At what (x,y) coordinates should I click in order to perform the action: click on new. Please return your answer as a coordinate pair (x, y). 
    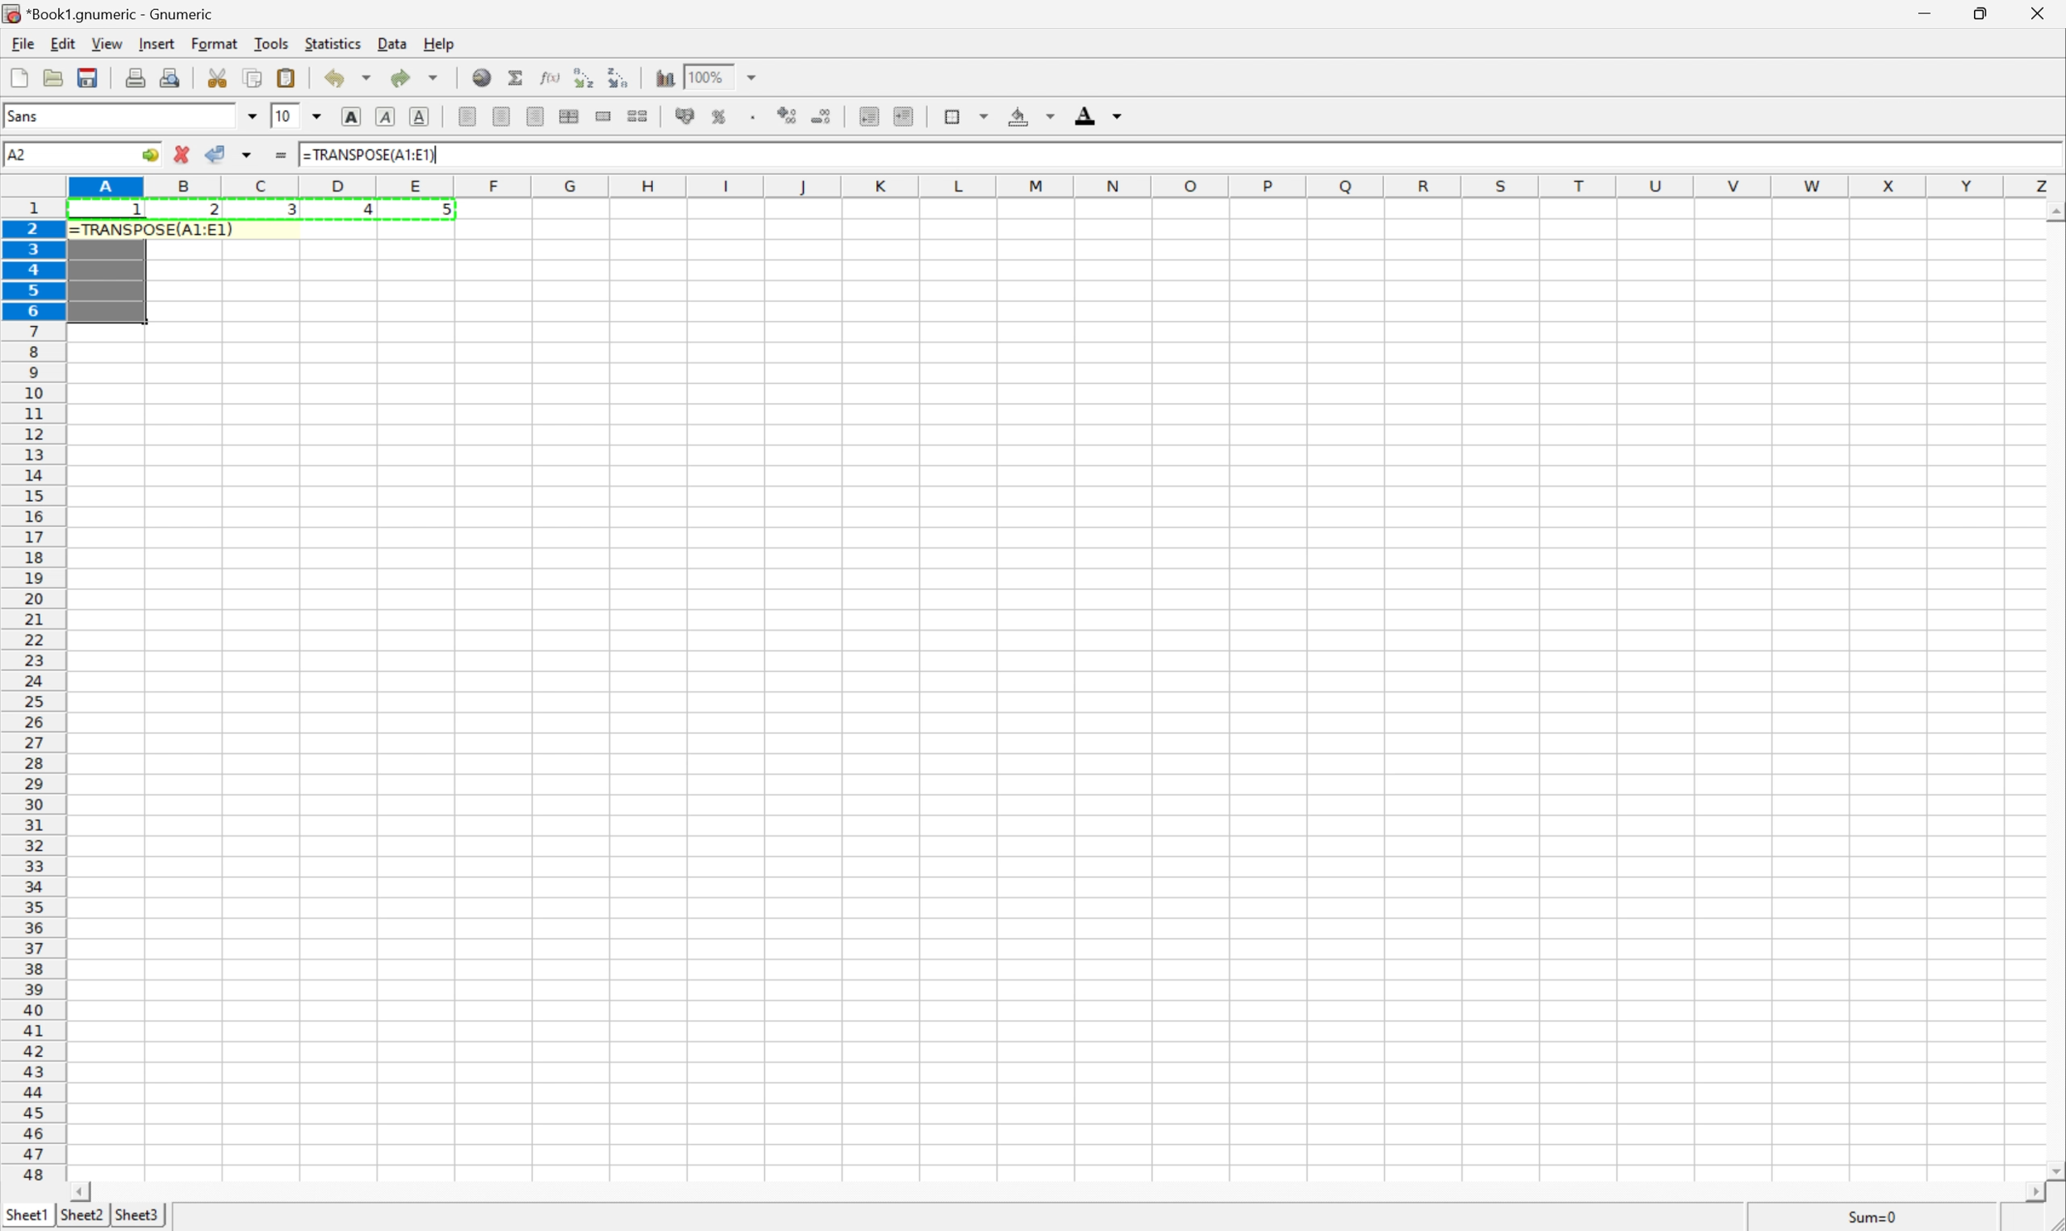
    Looking at the image, I should click on (20, 76).